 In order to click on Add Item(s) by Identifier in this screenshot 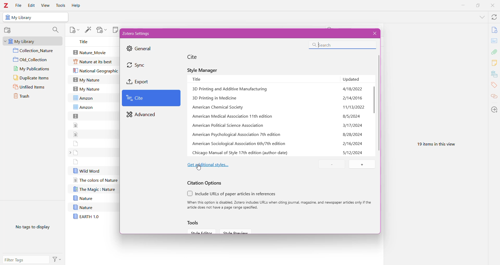, I will do `click(88, 29)`.